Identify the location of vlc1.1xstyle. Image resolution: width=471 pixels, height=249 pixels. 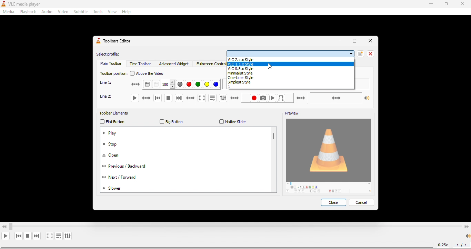
(292, 64).